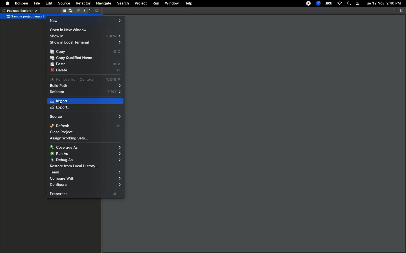 Image resolution: width=406 pixels, height=253 pixels. What do you see at coordinates (22, 3) in the screenshot?
I see `Eclipse` at bounding box center [22, 3].